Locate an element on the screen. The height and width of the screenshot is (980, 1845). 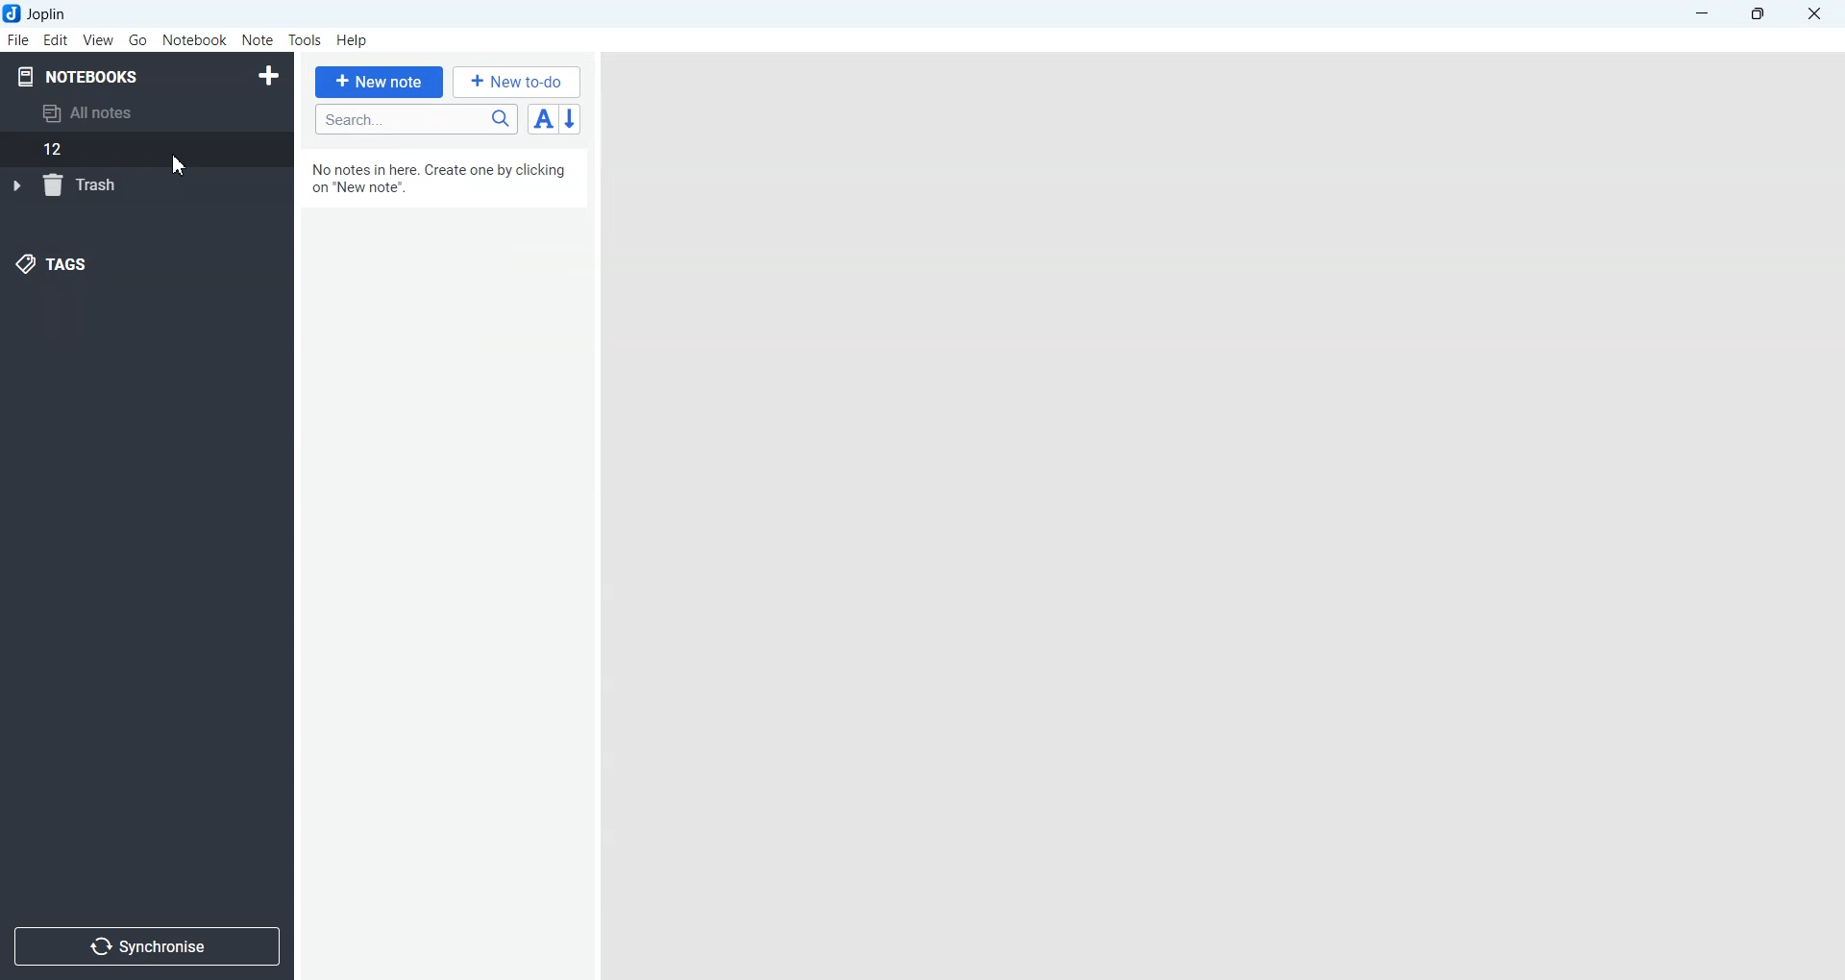
Edit is located at coordinates (56, 39).